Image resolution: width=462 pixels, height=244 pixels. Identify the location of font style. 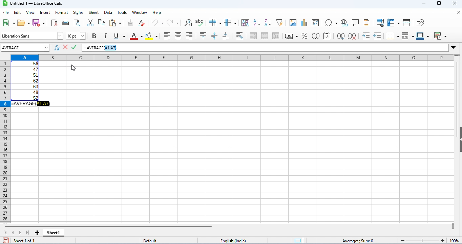
(32, 36).